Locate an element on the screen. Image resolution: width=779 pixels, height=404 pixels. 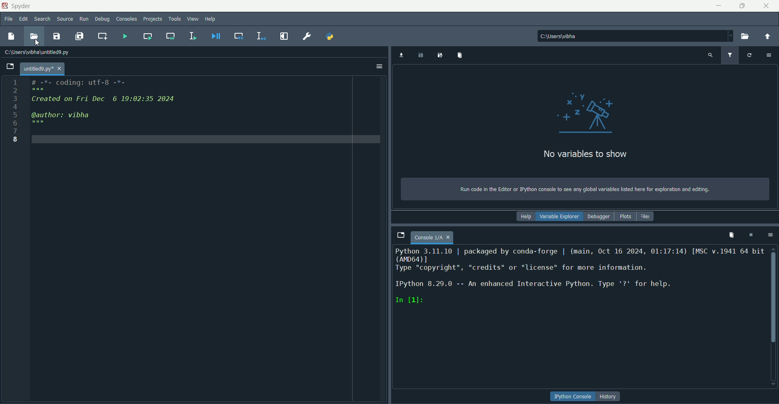
debug cell is located at coordinates (238, 36).